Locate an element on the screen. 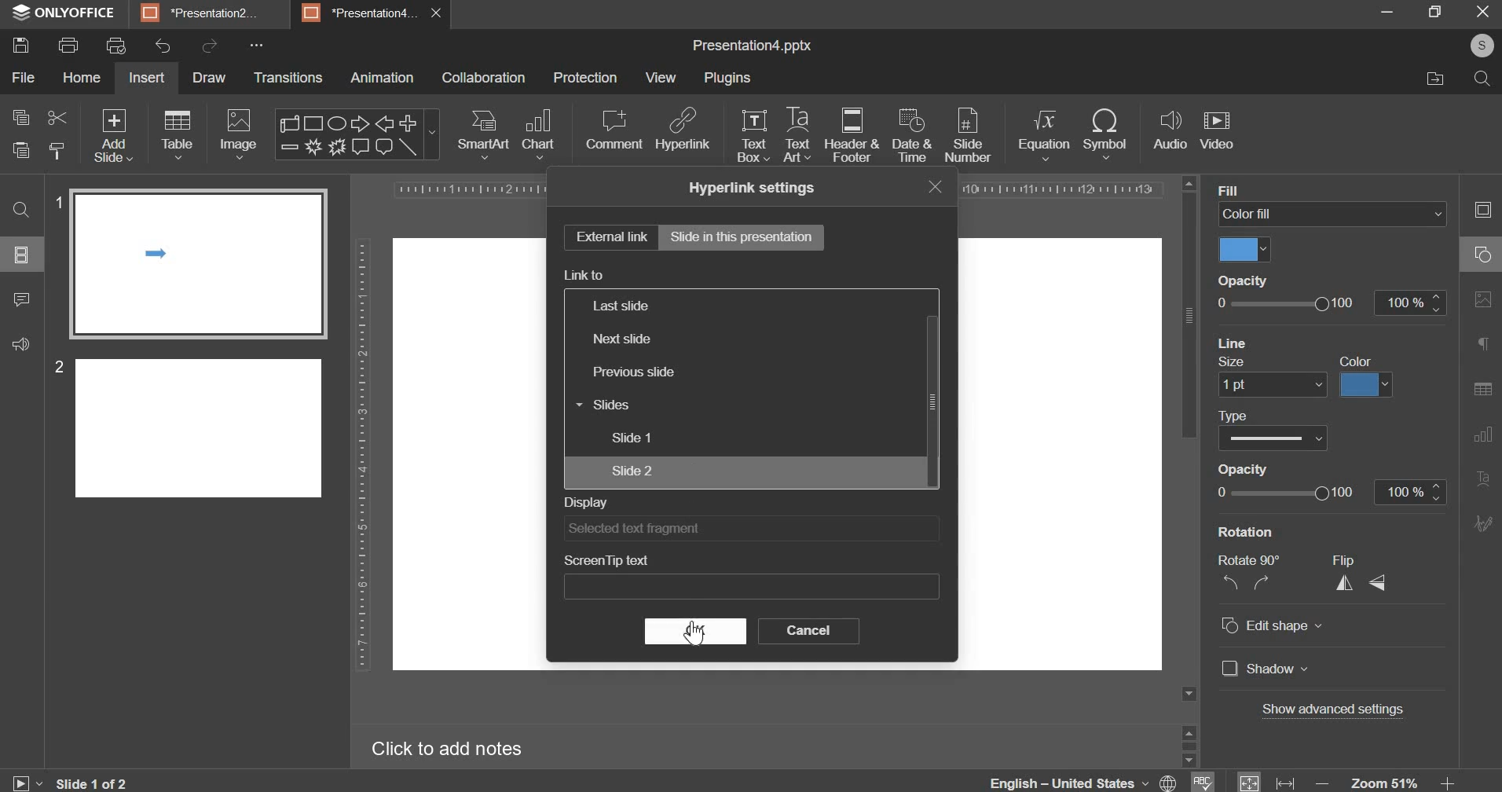 This screenshot has width=1502, height=792. presentation name is located at coordinates (752, 47).